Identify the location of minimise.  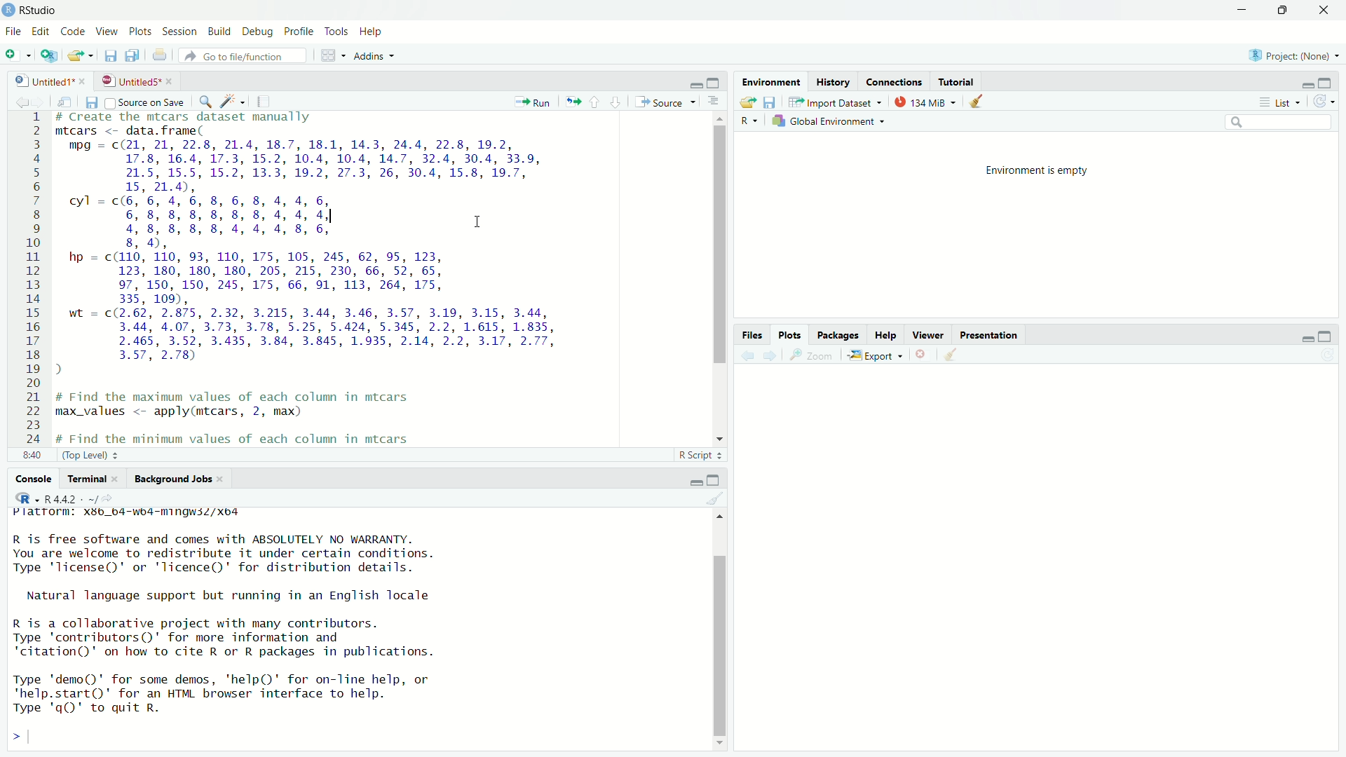
(1307, 81).